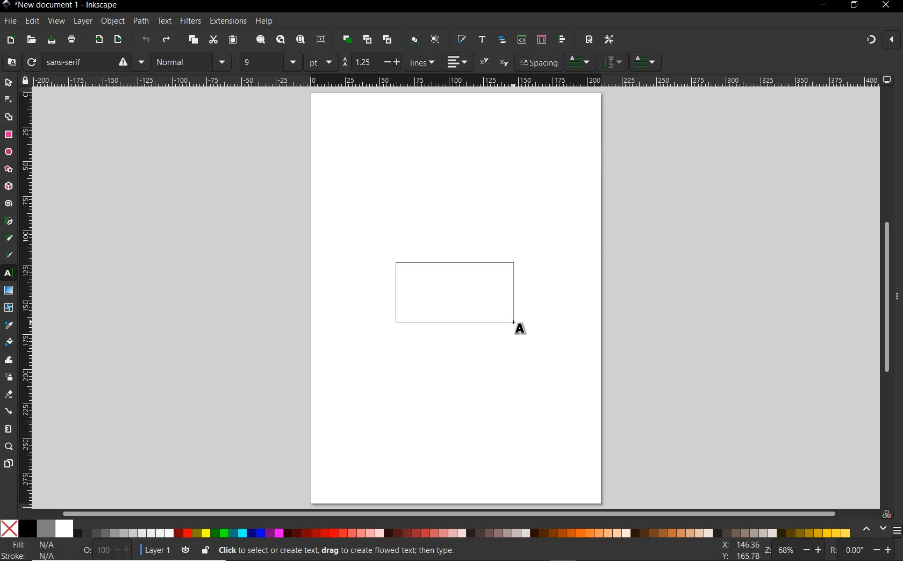  Describe the element at coordinates (425, 528) in the screenshot. I see `color modes` at that location.